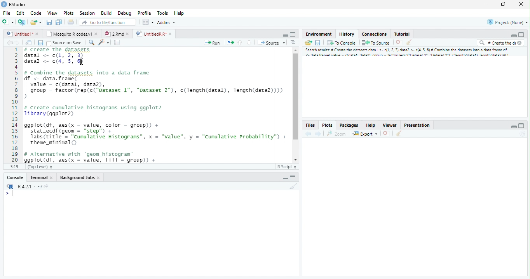  I want to click on Minimize, so click(513, 126).